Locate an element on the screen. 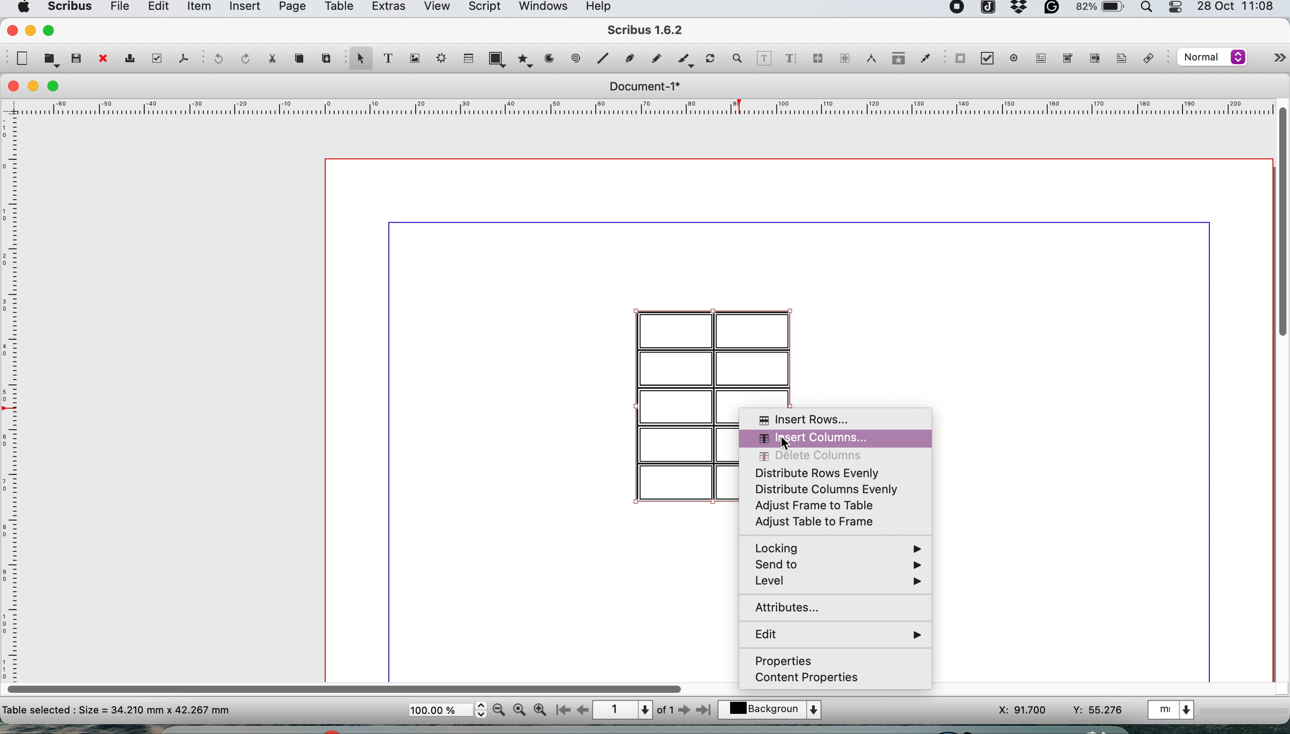  pdf radio button is located at coordinates (1014, 58).